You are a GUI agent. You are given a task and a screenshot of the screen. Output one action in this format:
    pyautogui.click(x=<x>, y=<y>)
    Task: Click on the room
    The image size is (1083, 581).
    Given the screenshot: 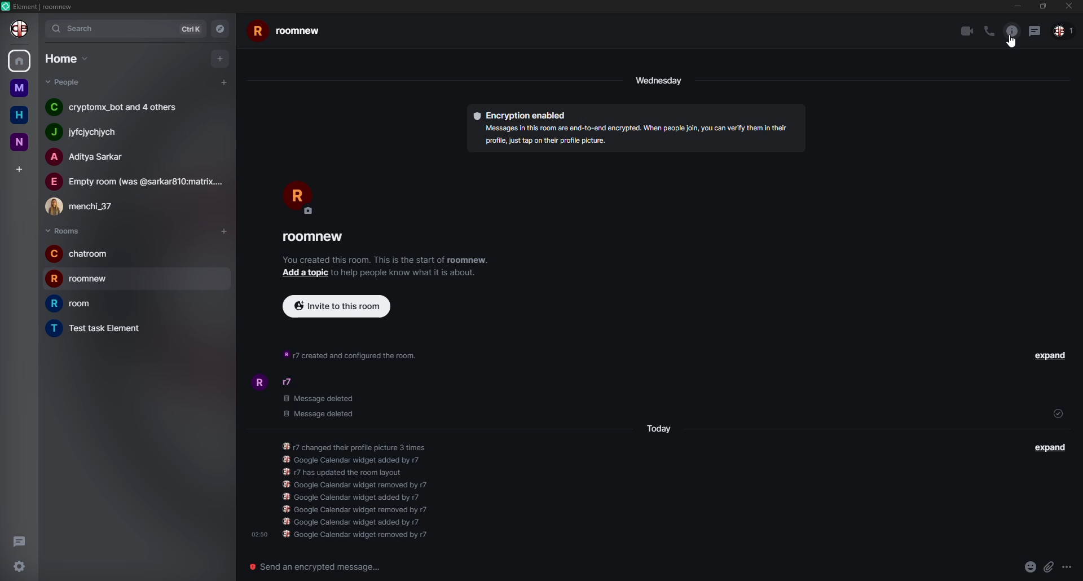 What is the action you would take?
    pyautogui.click(x=287, y=32)
    